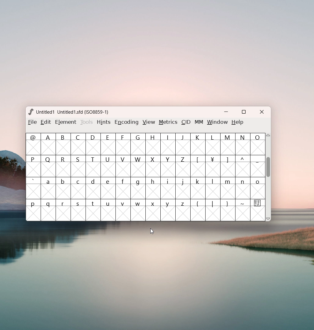 The height and width of the screenshot is (330, 314). I want to click on k, so click(198, 189).